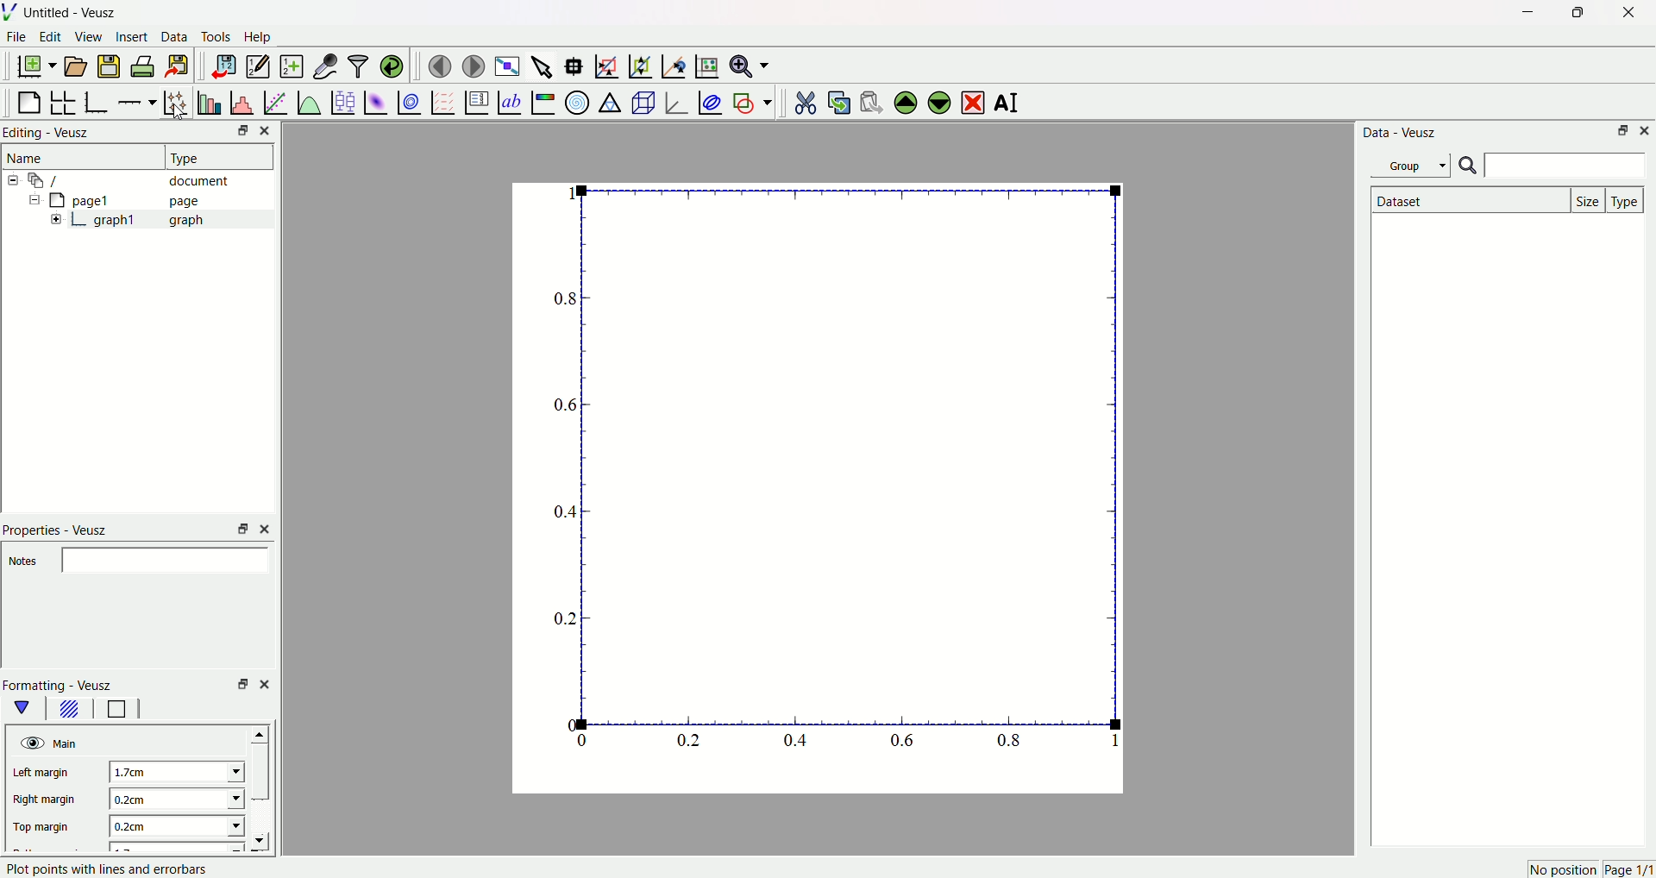  I want to click on new document, so click(39, 67).